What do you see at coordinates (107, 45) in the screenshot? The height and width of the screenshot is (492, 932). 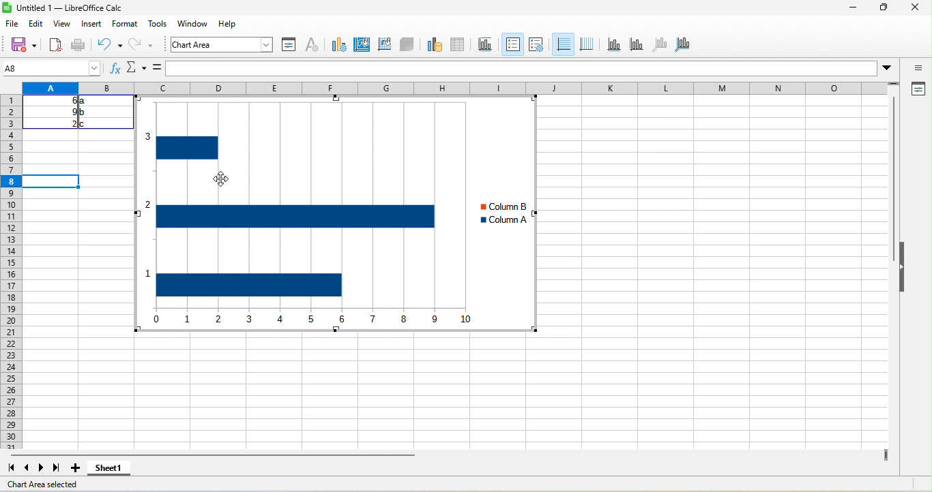 I see `undo` at bounding box center [107, 45].